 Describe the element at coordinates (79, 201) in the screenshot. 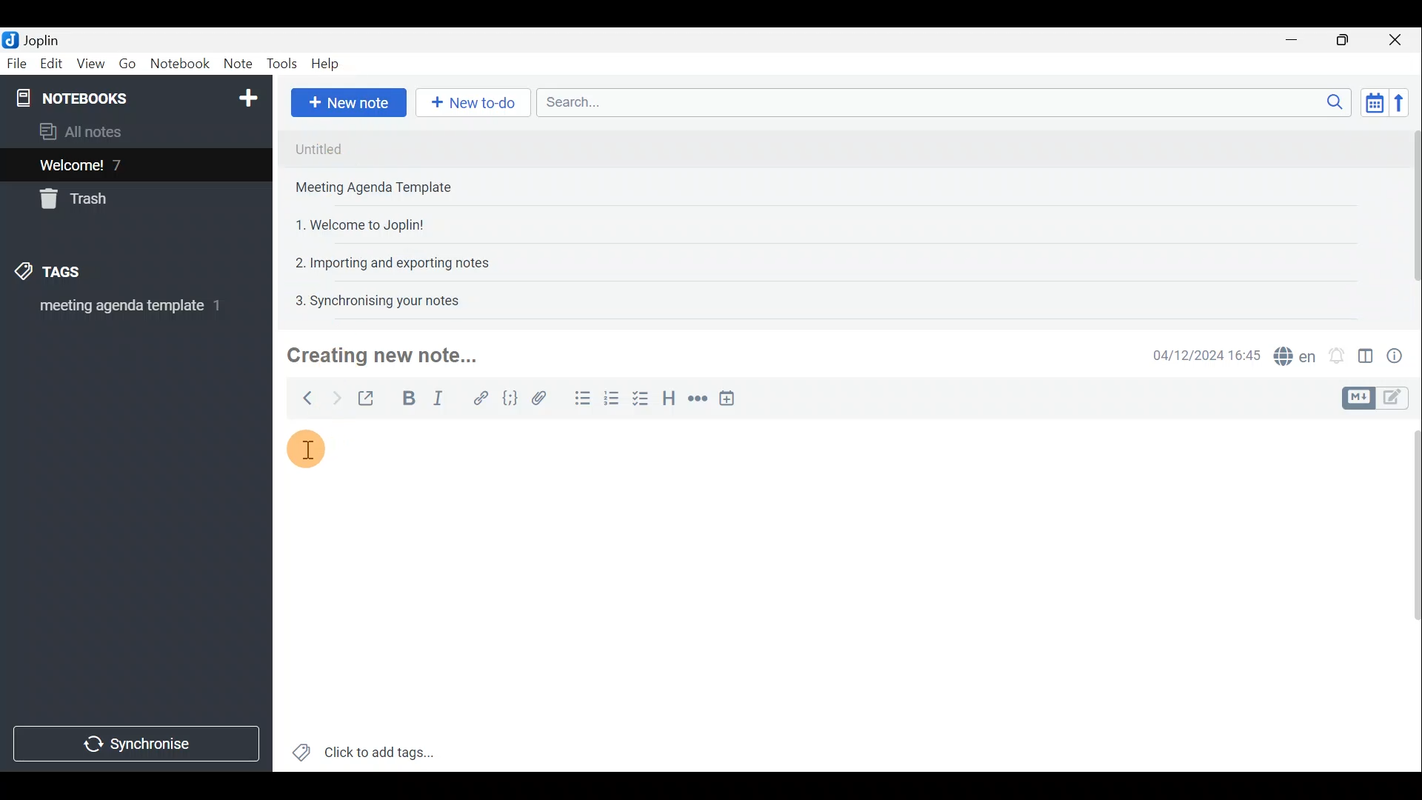

I see `Trash` at that location.